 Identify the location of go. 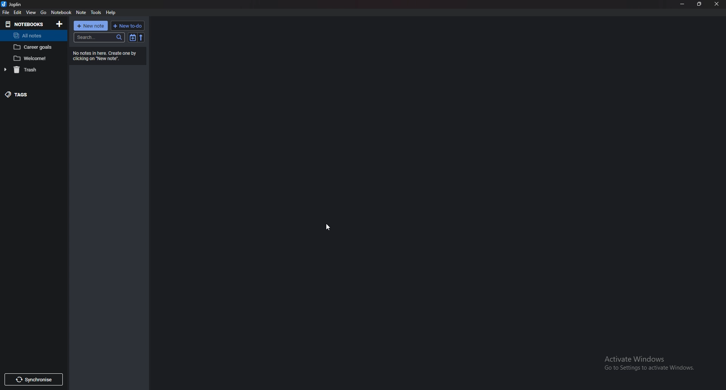
(43, 12).